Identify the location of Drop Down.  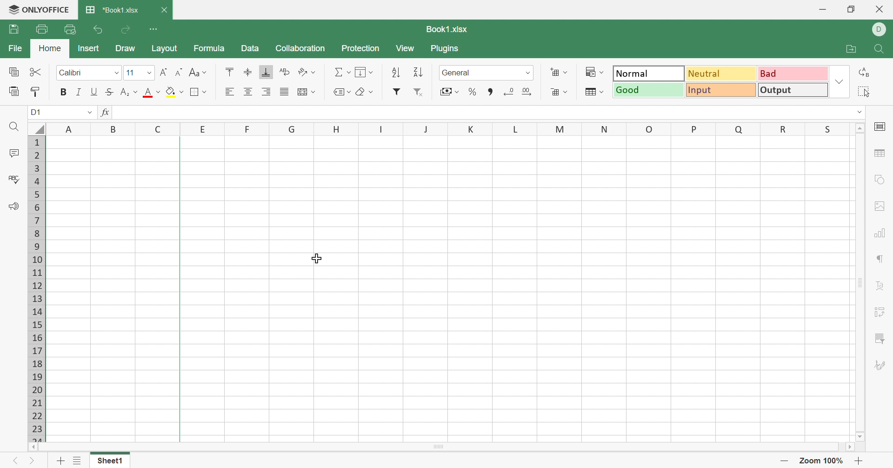
(205, 92).